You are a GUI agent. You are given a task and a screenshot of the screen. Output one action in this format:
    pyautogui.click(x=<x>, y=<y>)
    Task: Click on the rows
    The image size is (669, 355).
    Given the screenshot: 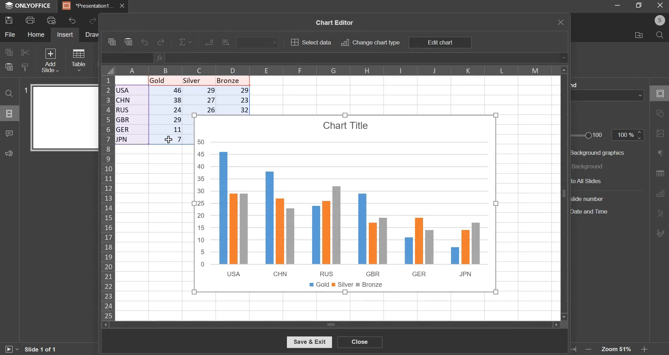 What is the action you would take?
    pyautogui.click(x=107, y=197)
    